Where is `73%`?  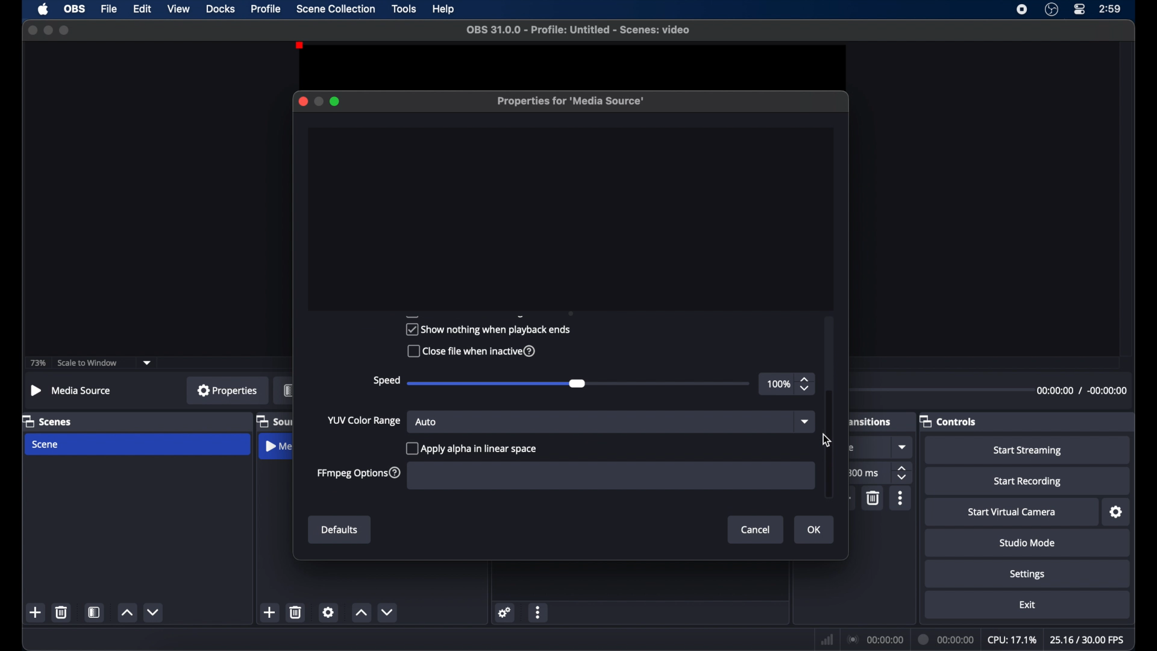 73% is located at coordinates (37, 363).